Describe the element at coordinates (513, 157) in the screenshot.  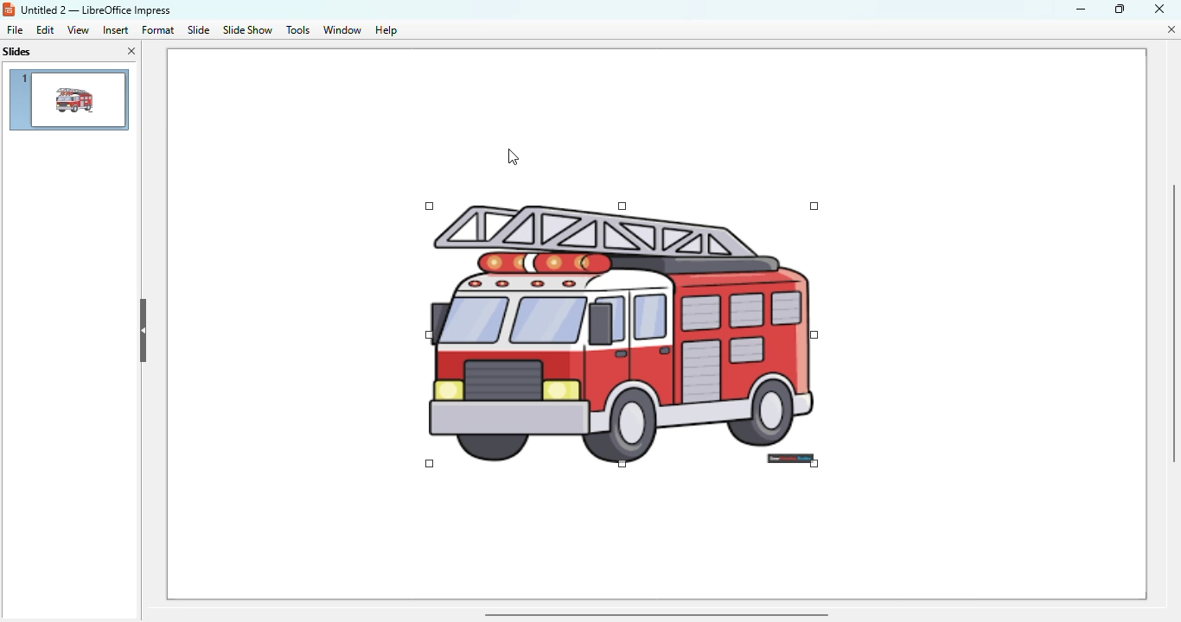
I see `cursor` at that location.